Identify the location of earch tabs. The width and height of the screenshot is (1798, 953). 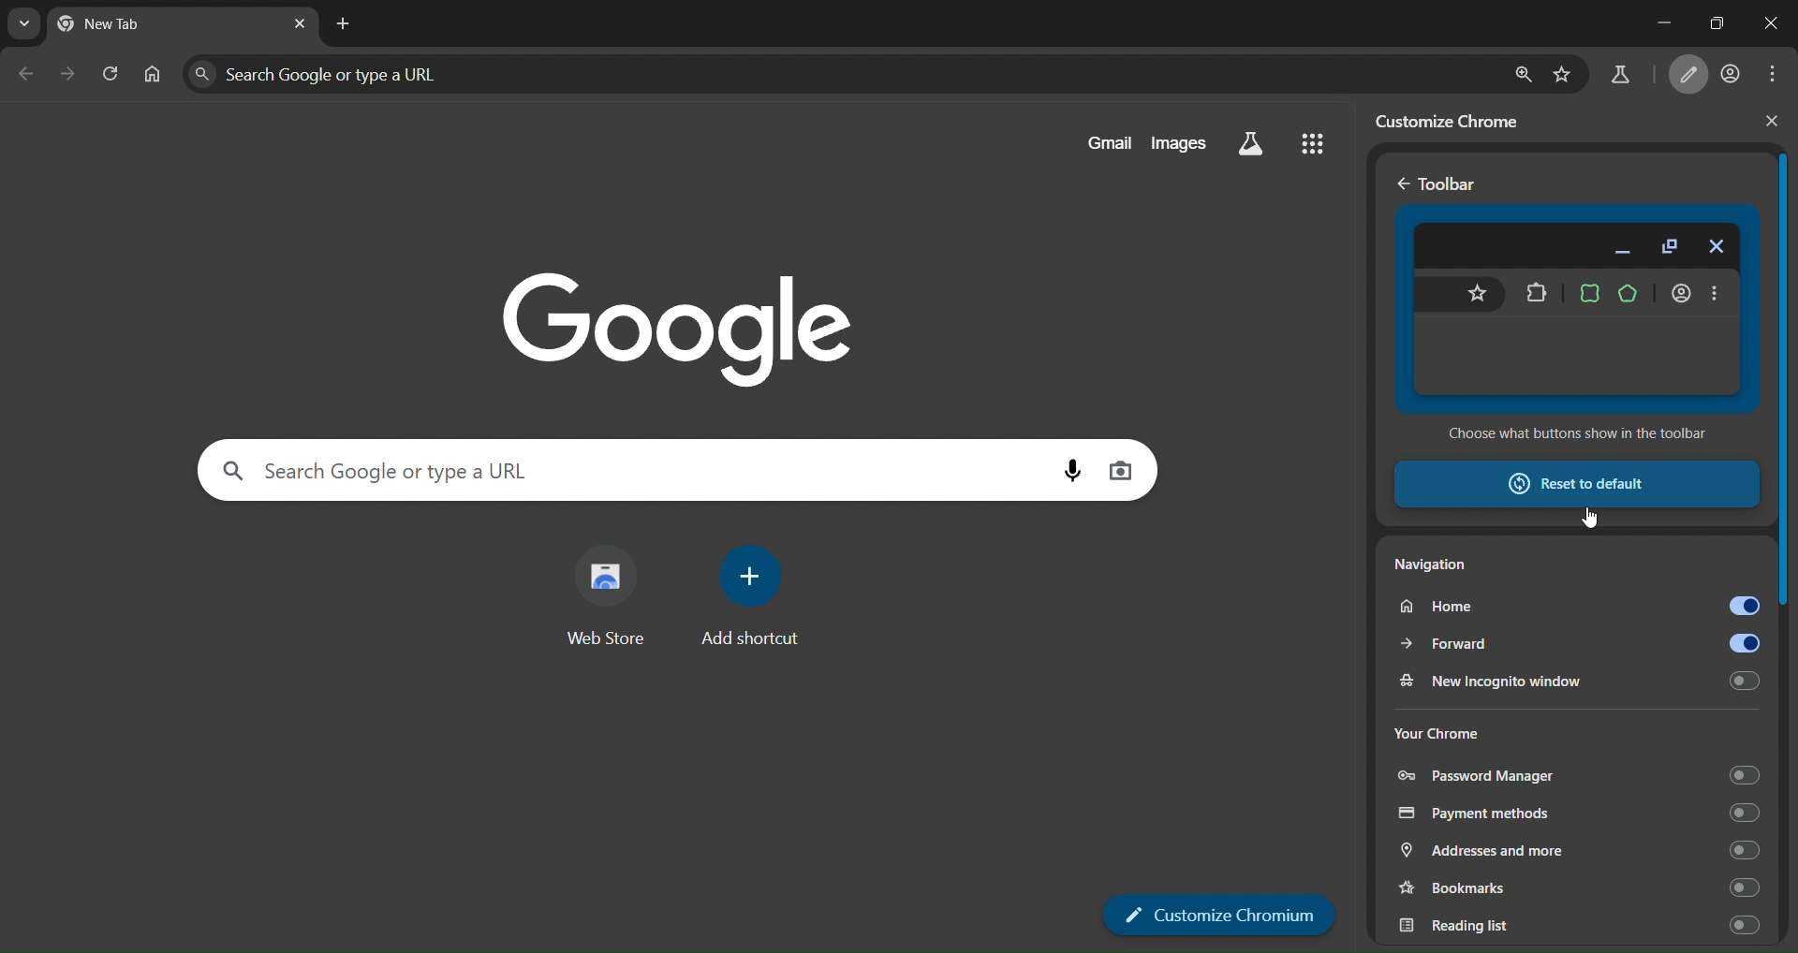
(21, 23).